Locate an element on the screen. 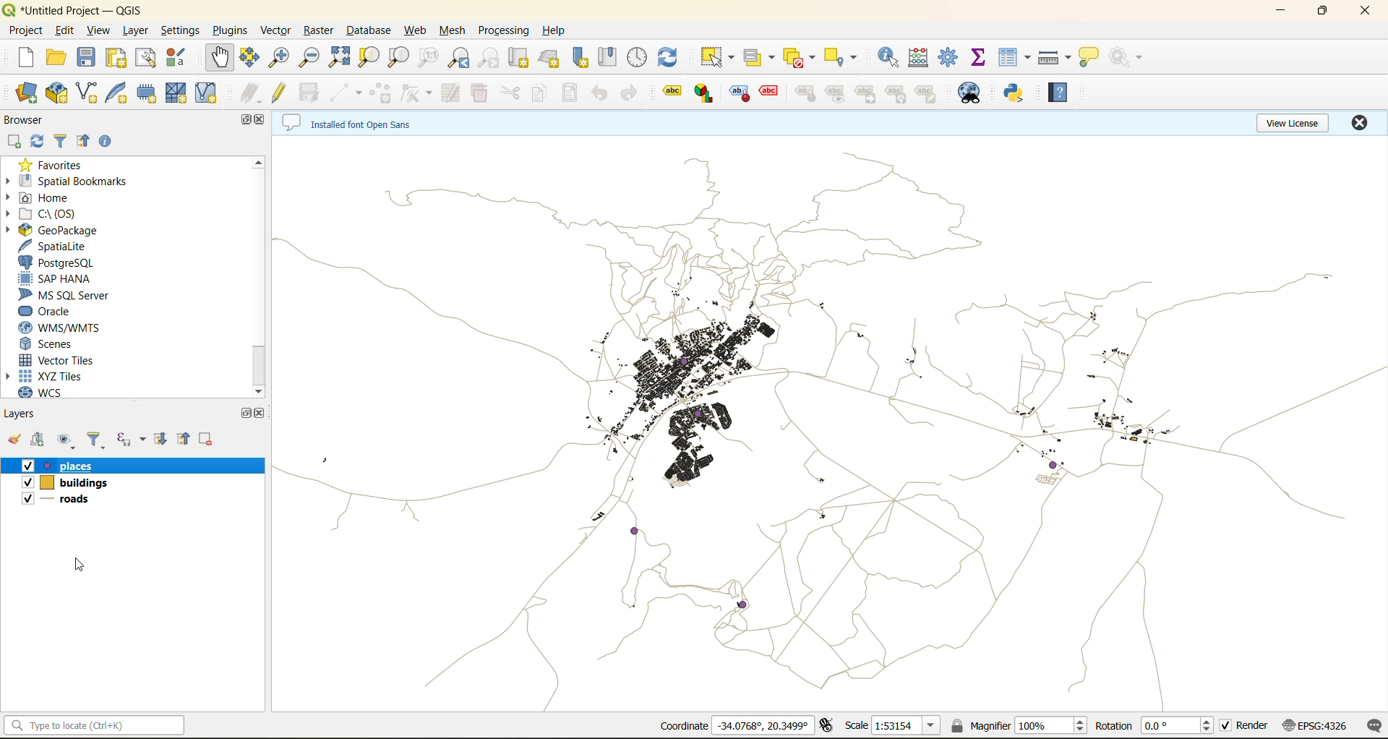 This screenshot has width=1388, height=739. refresh is located at coordinates (34, 143).